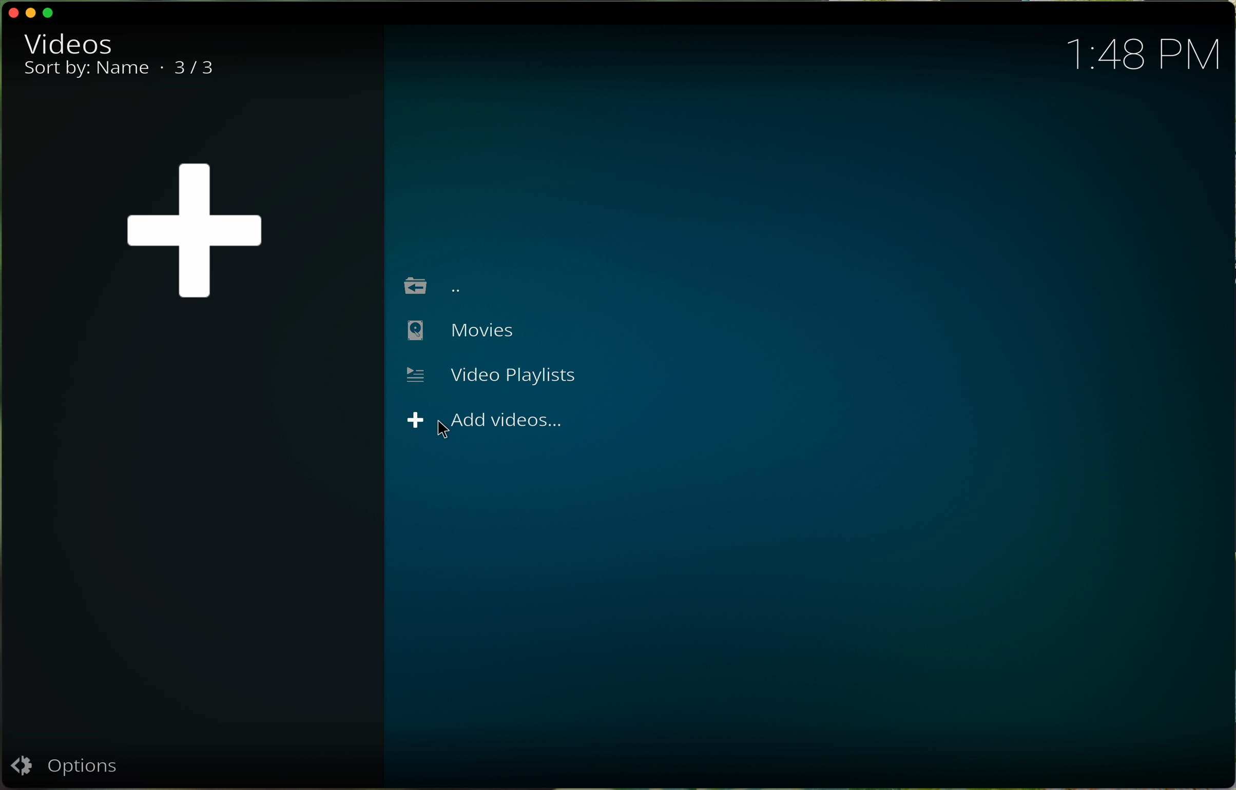 Image resolution: width=1236 pixels, height=790 pixels. I want to click on go back, so click(435, 286).